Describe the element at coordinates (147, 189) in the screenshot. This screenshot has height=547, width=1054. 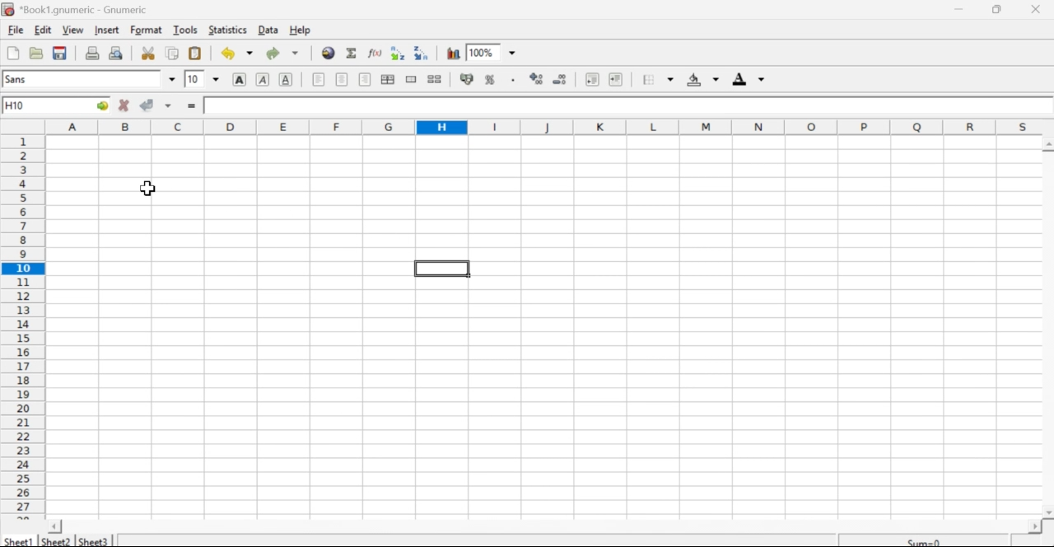
I see `cursor` at that location.